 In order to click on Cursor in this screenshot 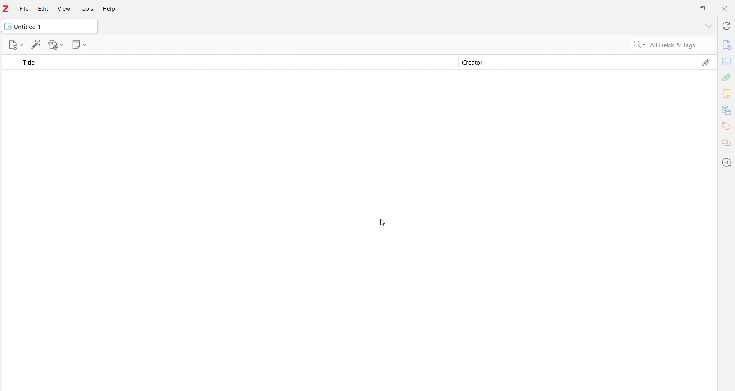, I will do `click(385, 222)`.